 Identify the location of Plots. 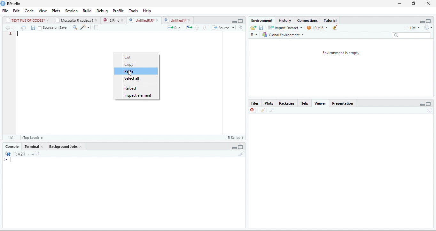
(270, 103).